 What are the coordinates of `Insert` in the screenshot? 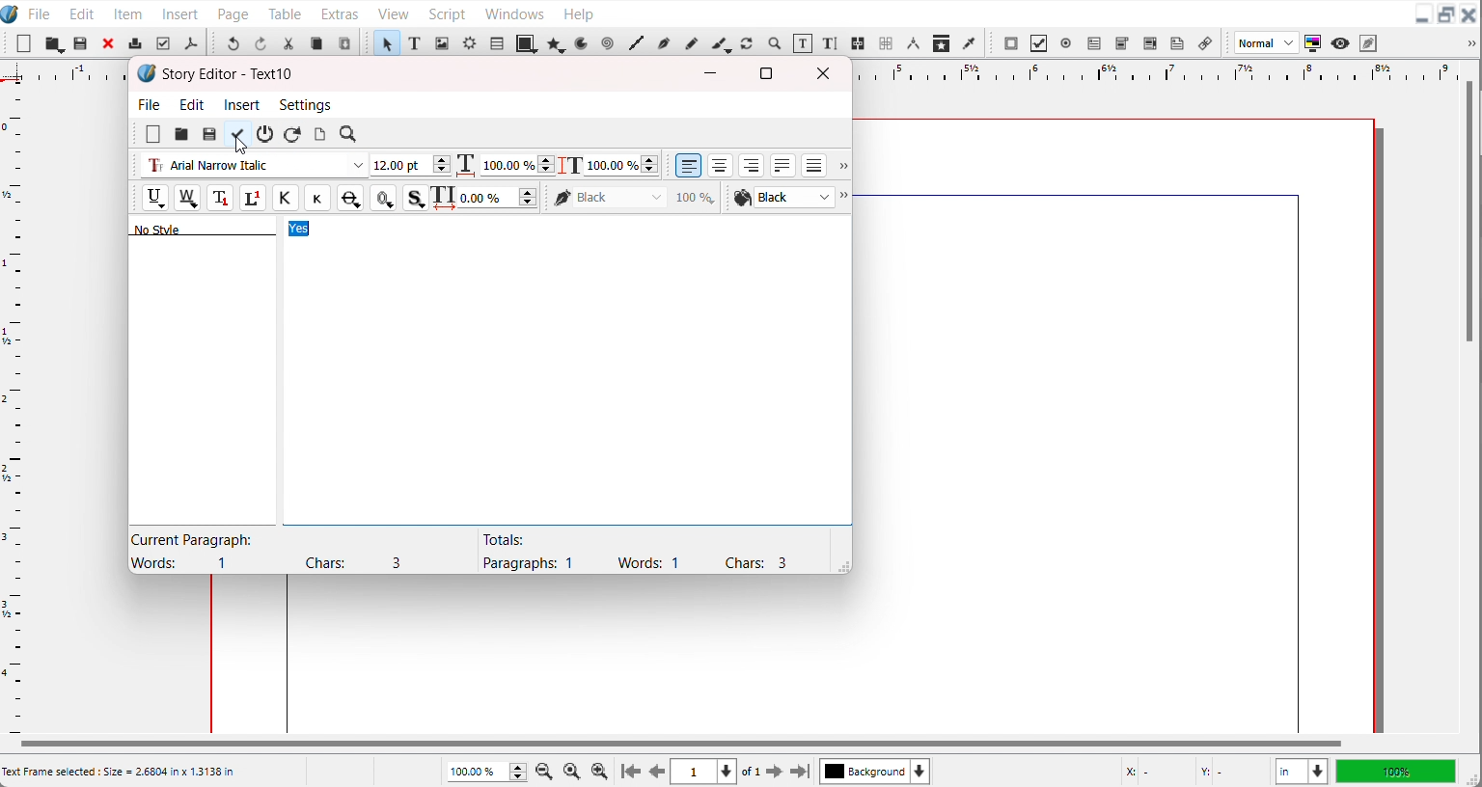 It's located at (181, 13).